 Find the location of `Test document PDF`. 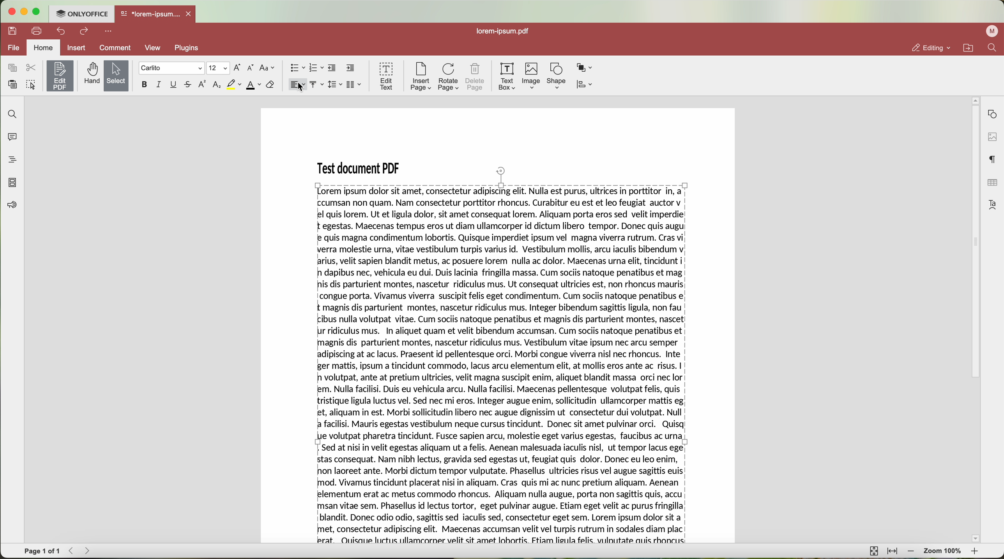

Test document PDF is located at coordinates (361, 167).